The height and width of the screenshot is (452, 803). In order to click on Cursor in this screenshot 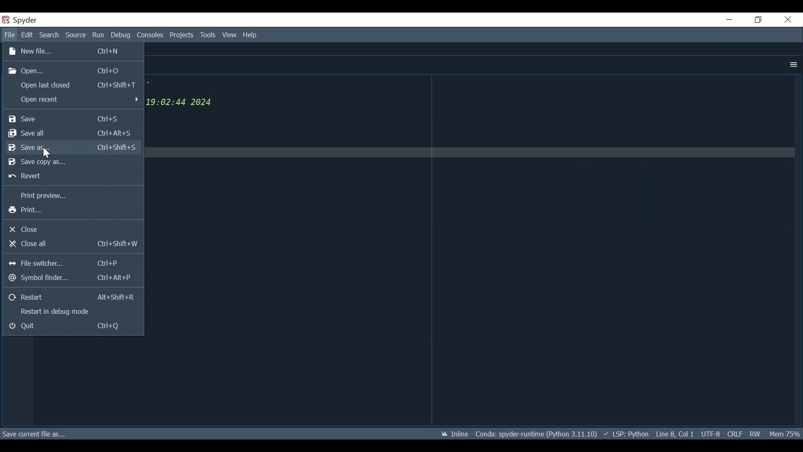, I will do `click(46, 154)`.